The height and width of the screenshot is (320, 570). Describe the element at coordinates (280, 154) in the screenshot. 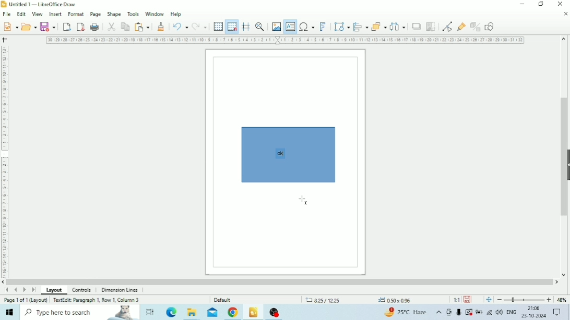

I see `Text` at that location.